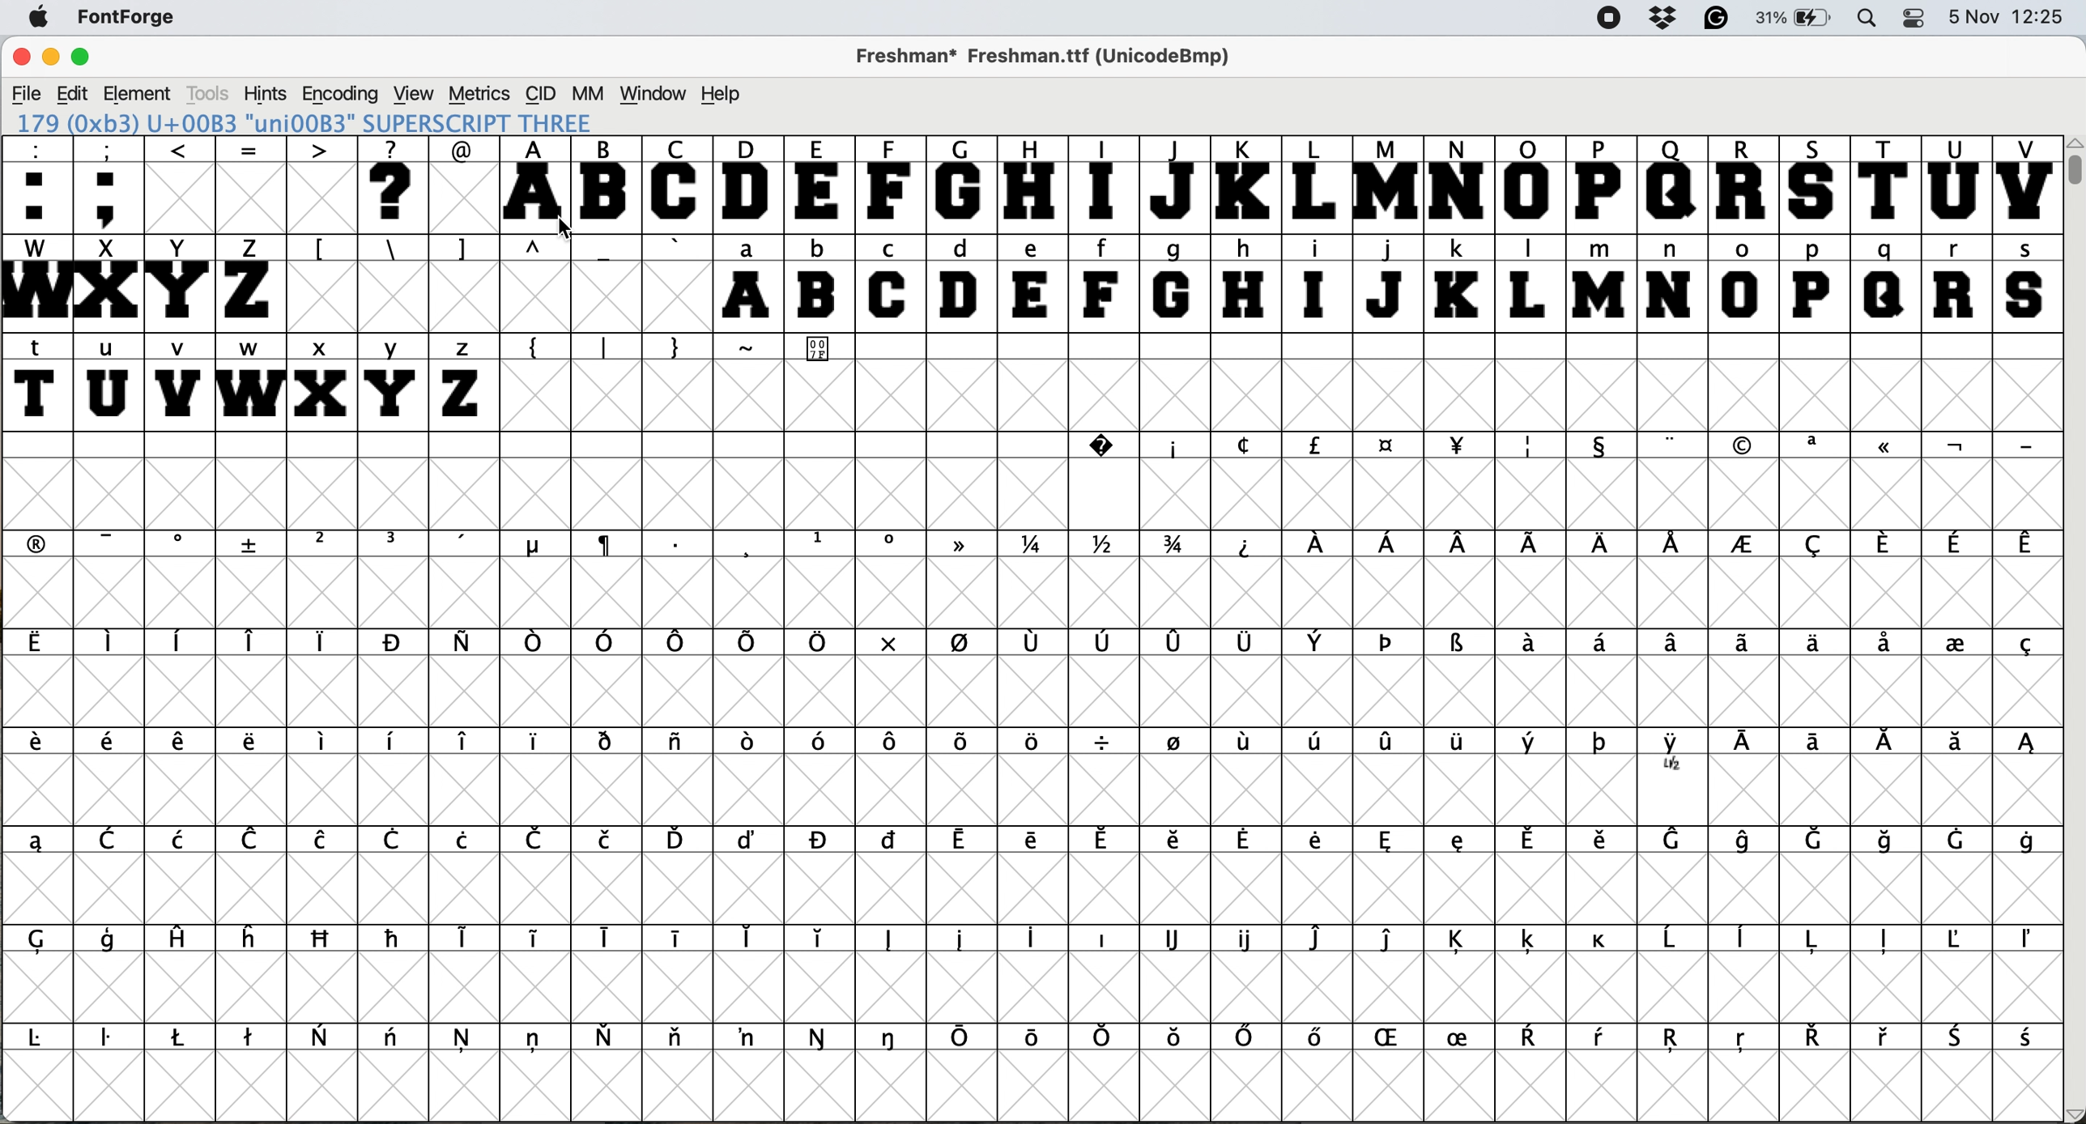 The height and width of the screenshot is (1124, 2086). What do you see at coordinates (253, 641) in the screenshot?
I see `symbol` at bounding box center [253, 641].